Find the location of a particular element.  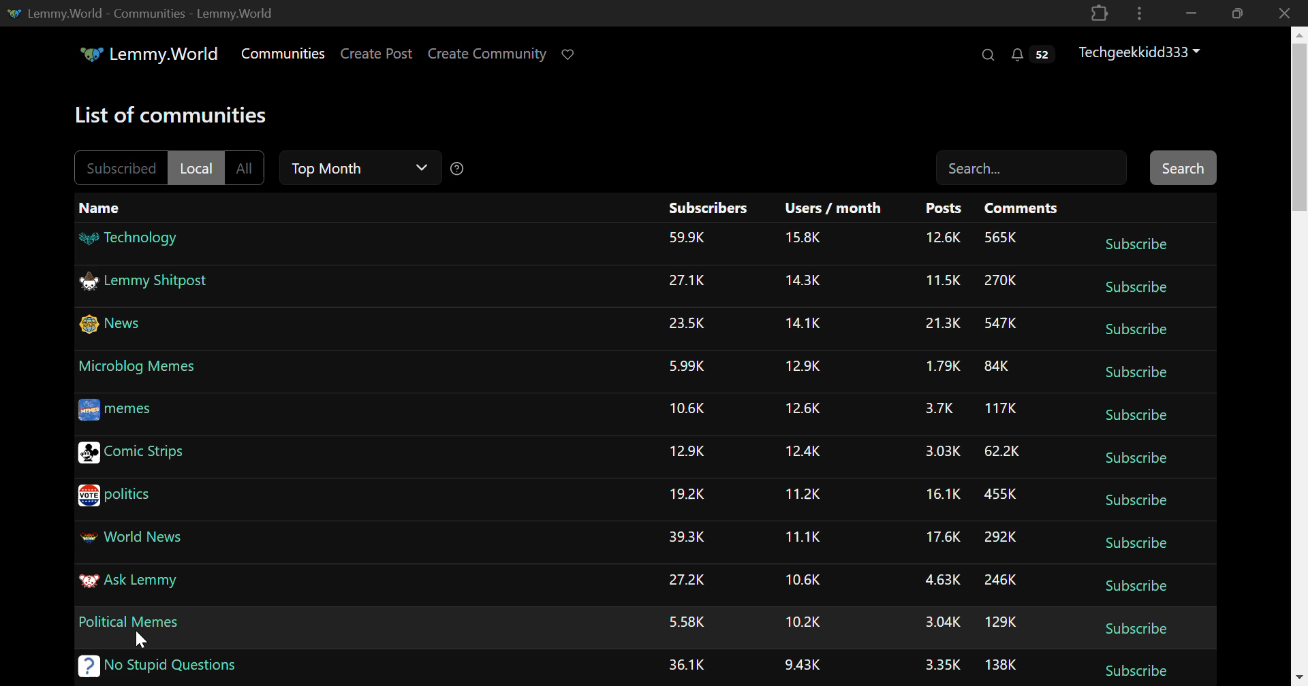

Amount is located at coordinates (805, 453).